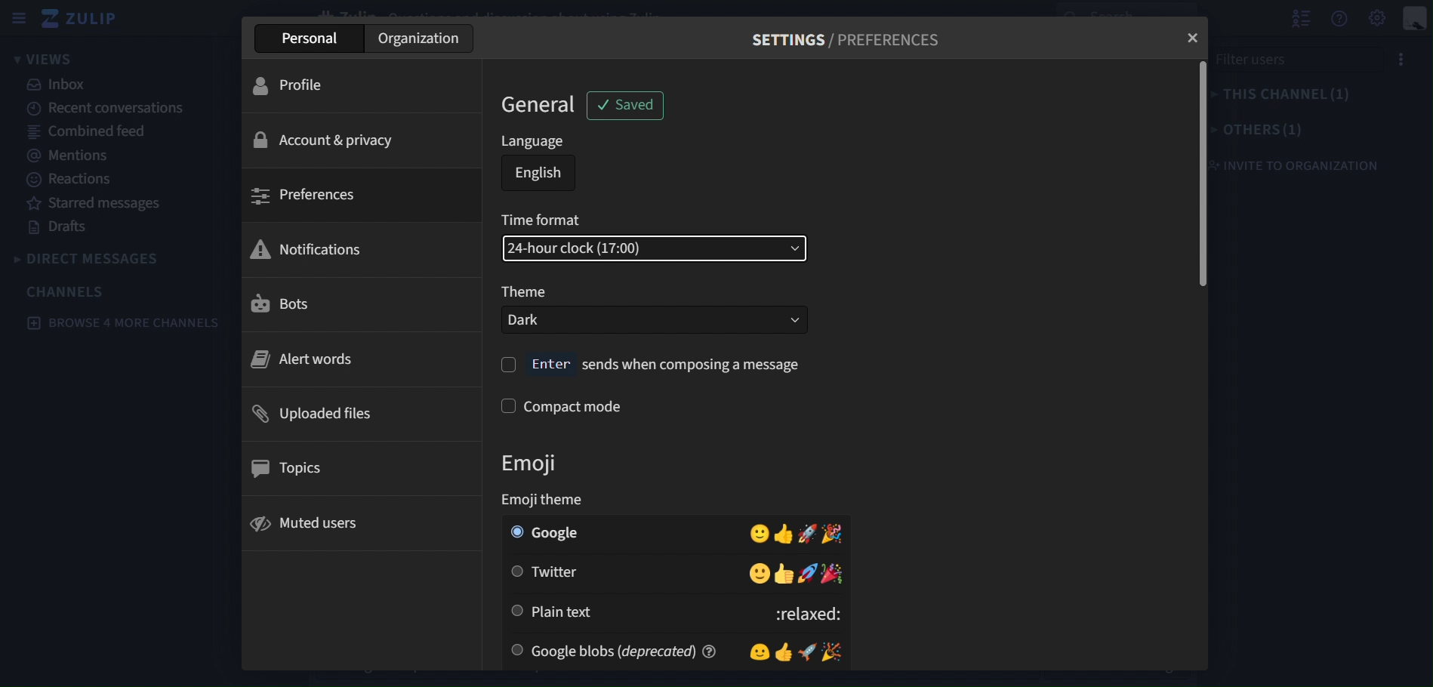 The image size is (1433, 687). I want to click on starred messages, so click(101, 205).